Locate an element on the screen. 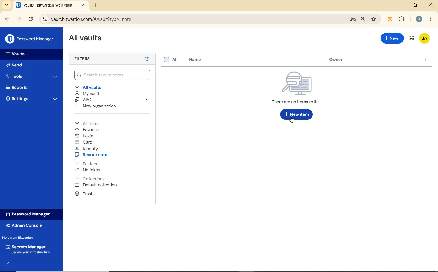 The image size is (438, 272). manage passwords is located at coordinates (352, 20).